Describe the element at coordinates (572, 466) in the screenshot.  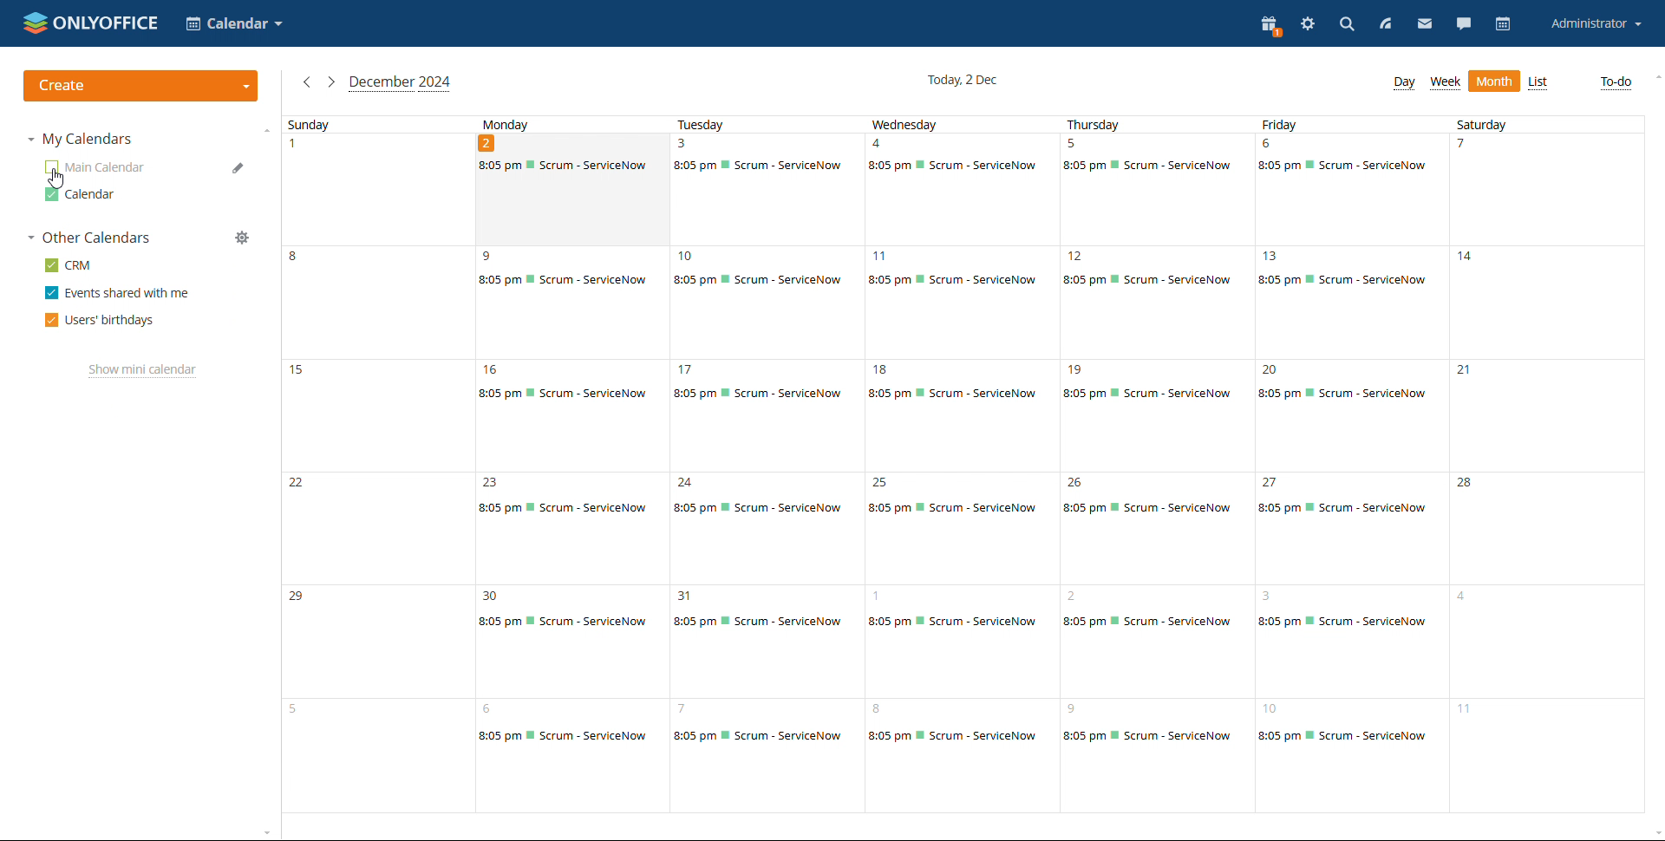
I see `monday` at that location.